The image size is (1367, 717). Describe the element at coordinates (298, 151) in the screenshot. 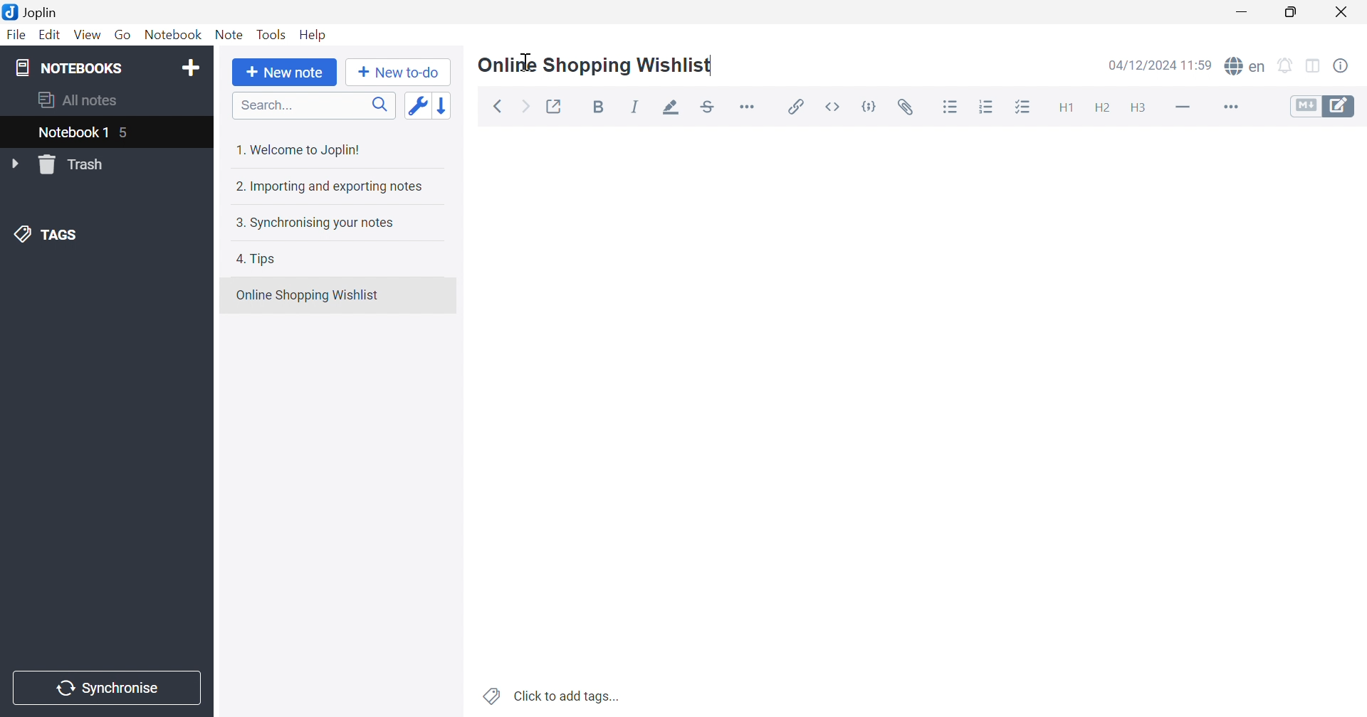

I see `1. Welcome to Joplin!` at that location.